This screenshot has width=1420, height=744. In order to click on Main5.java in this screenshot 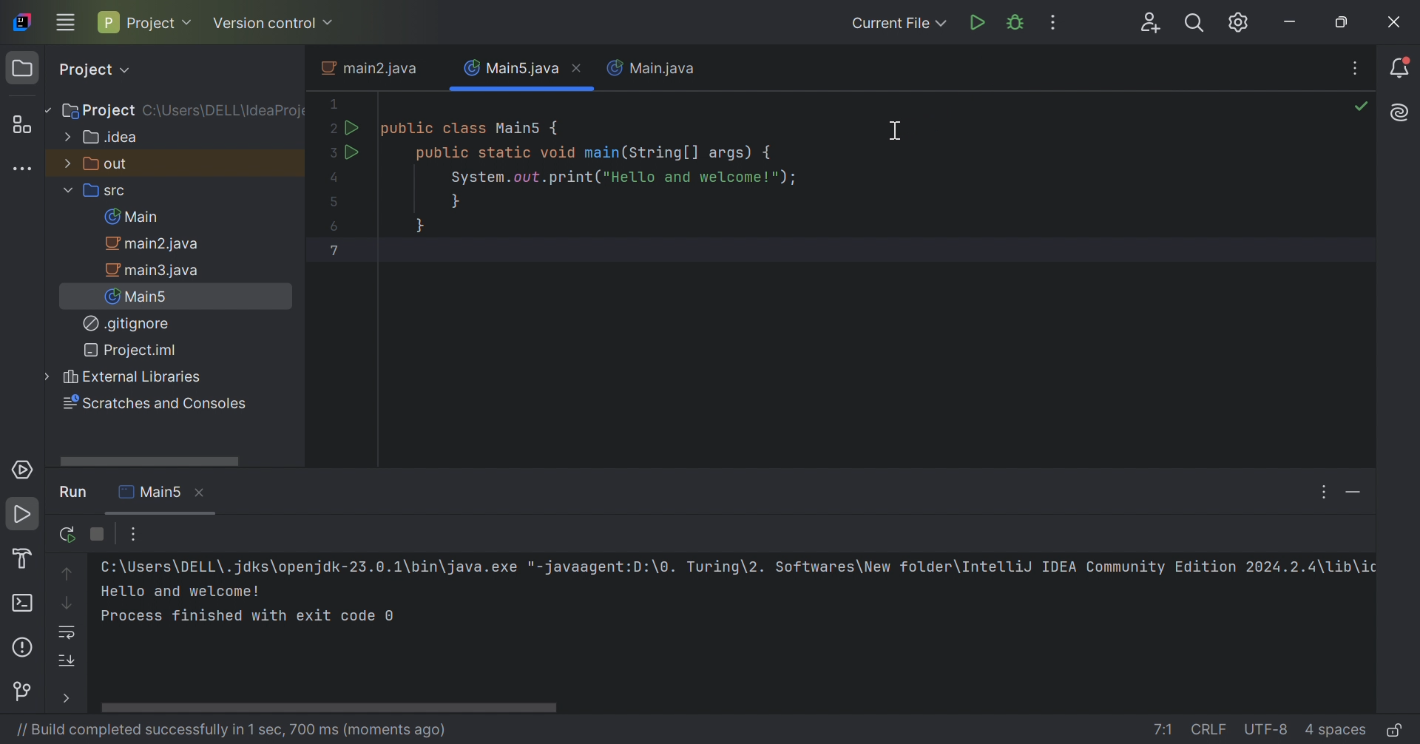, I will do `click(510, 69)`.